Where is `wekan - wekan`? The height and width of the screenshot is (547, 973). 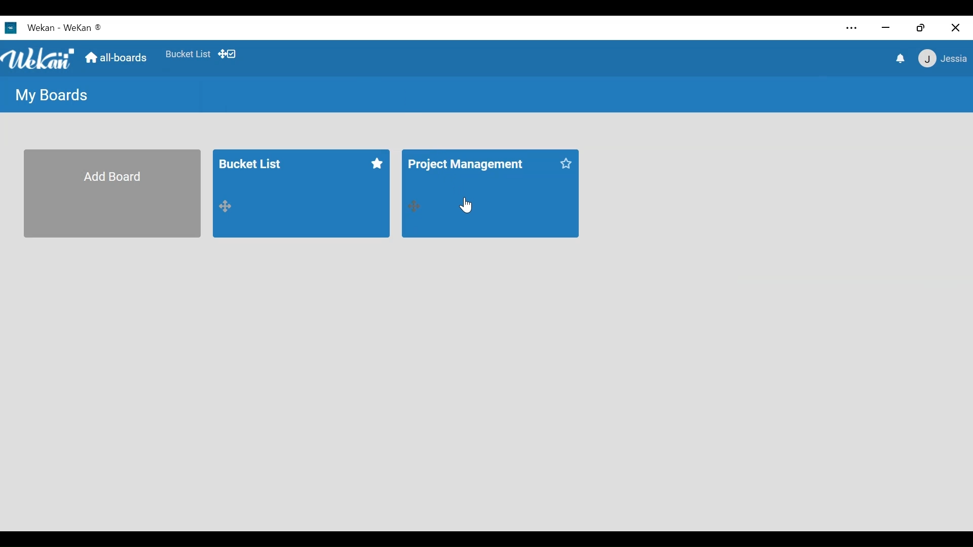
wekan - wekan is located at coordinates (67, 27).